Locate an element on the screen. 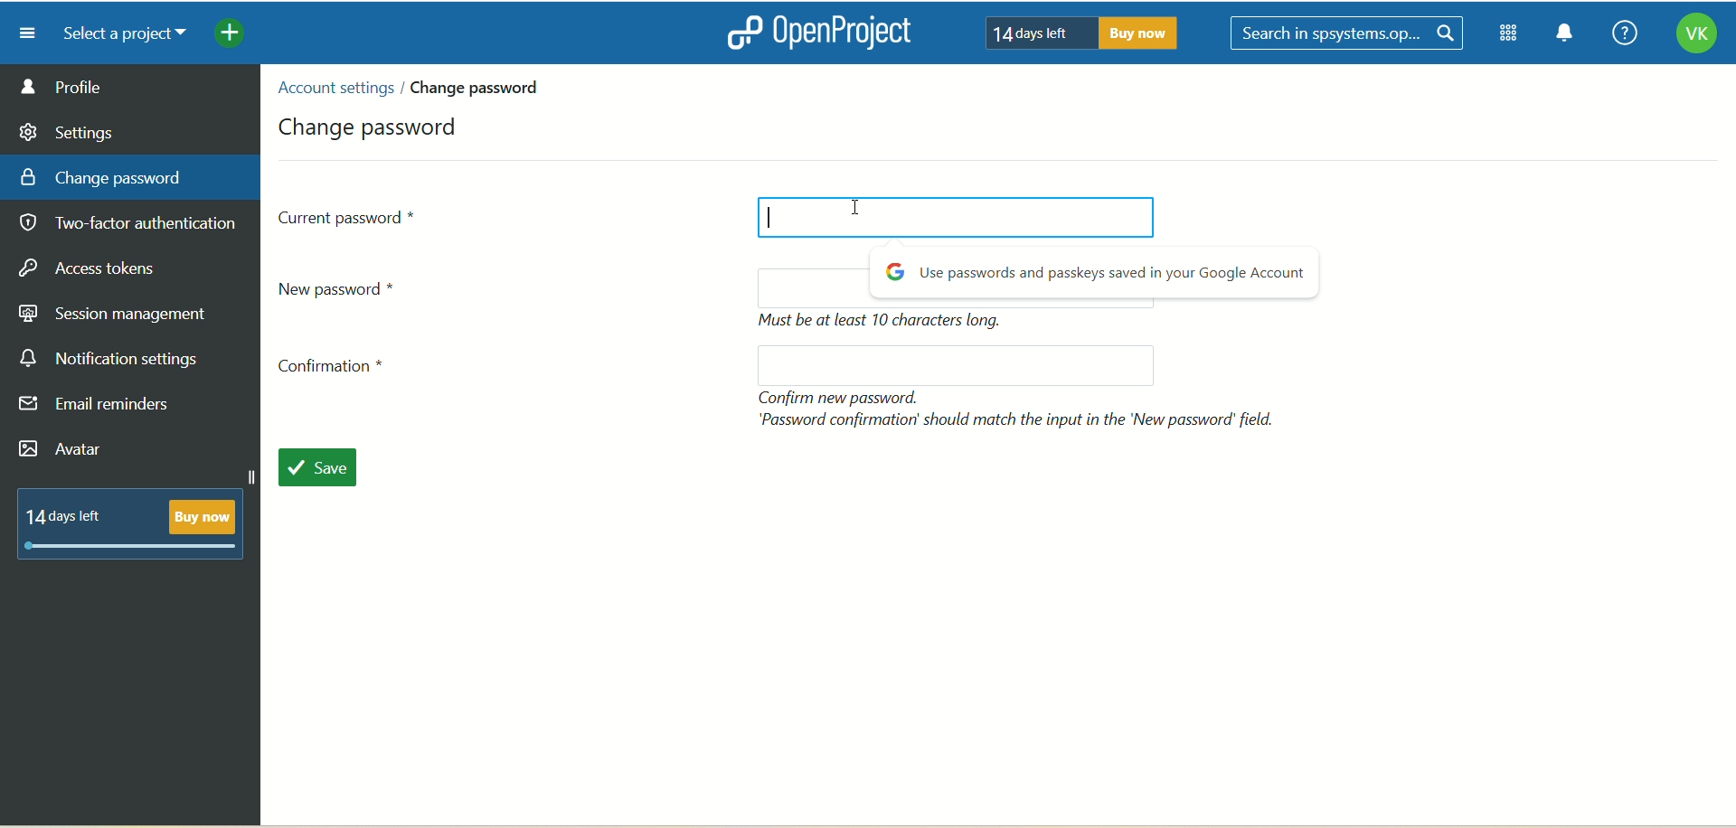 This screenshot has width=1736, height=828. notification settings is located at coordinates (109, 359).